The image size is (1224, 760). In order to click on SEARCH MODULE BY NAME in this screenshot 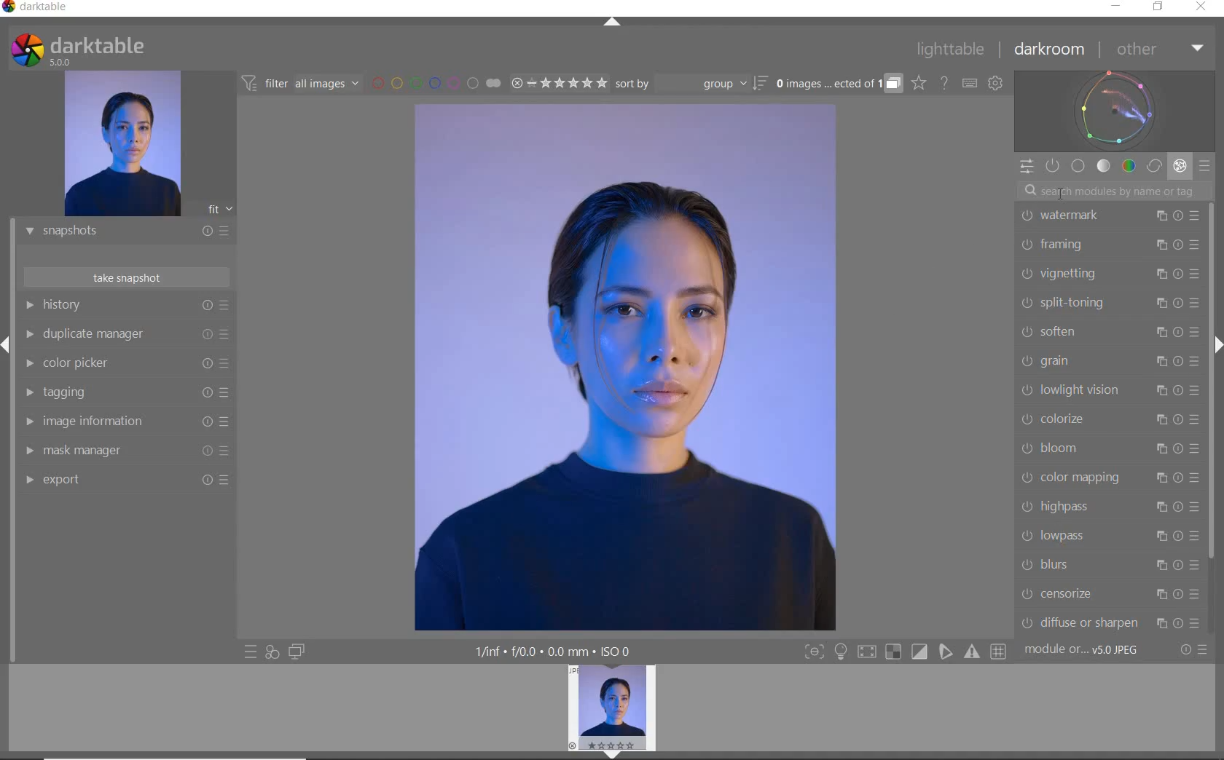, I will do `click(1113, 190)`.